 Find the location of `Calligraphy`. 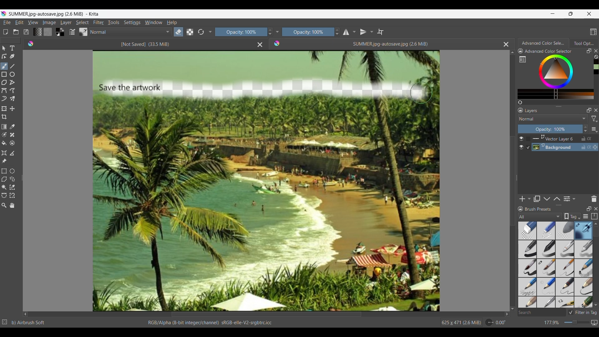

Calligraphy is located at coordinates (12, 56).